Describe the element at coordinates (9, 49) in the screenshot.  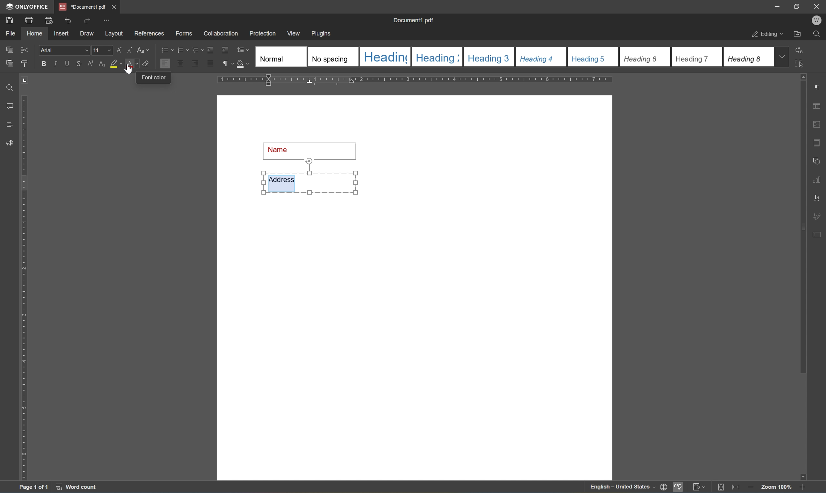
I see `copy` at that location.